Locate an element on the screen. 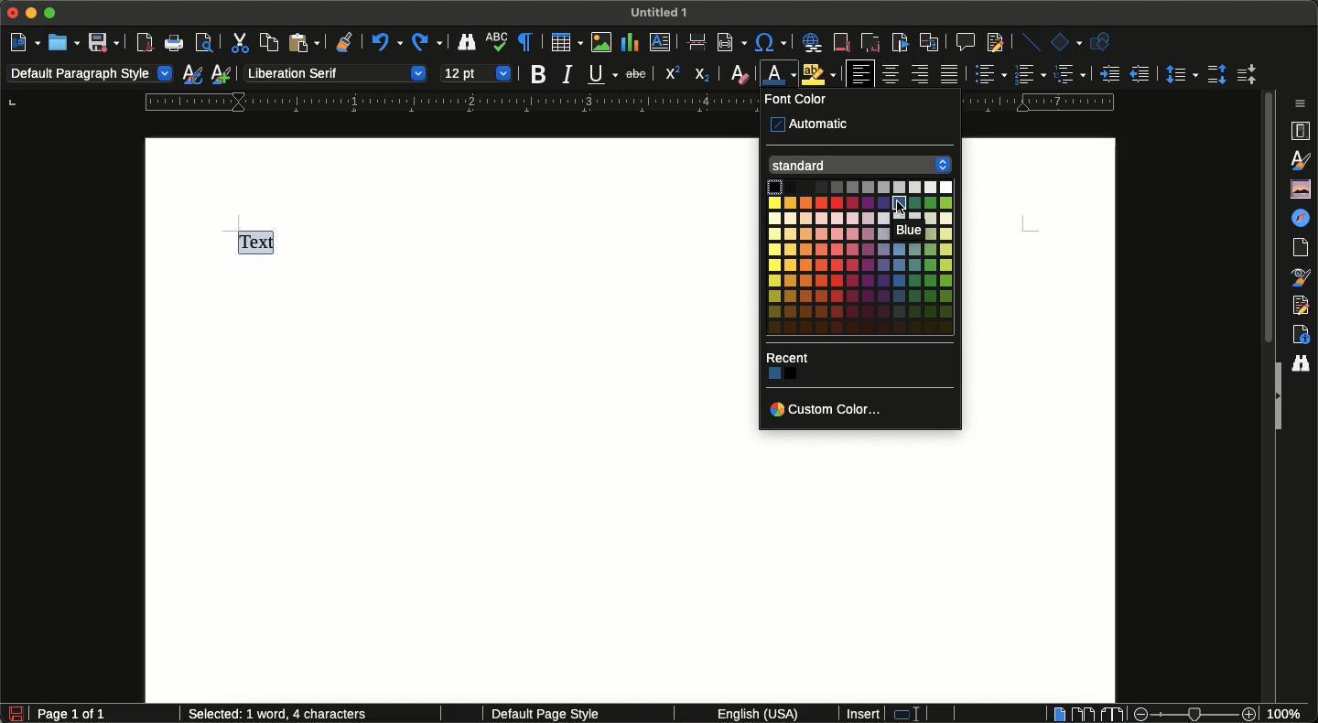 The width and height of the screenshot is (1318, 723). Show draw functions is located at coordinates (1105, 42).